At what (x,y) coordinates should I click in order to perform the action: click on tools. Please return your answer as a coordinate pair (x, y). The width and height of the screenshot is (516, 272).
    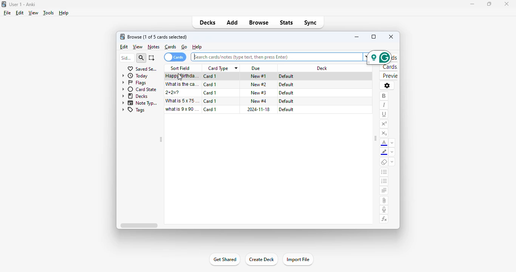
    Looking at the image, I should click on (48, 13).